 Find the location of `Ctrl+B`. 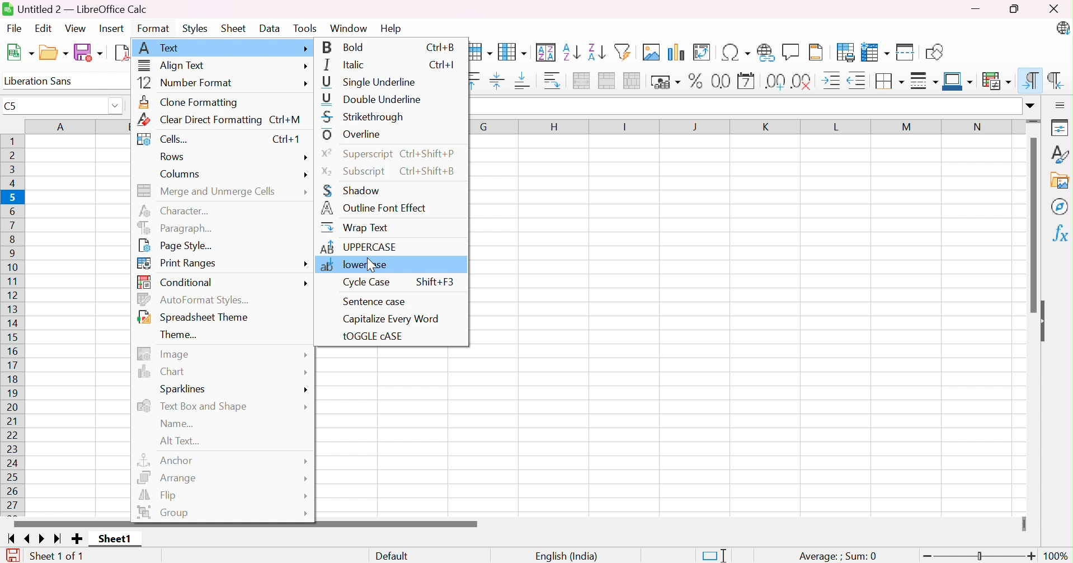

Ctrl+B is located at coordinates (441, 46).